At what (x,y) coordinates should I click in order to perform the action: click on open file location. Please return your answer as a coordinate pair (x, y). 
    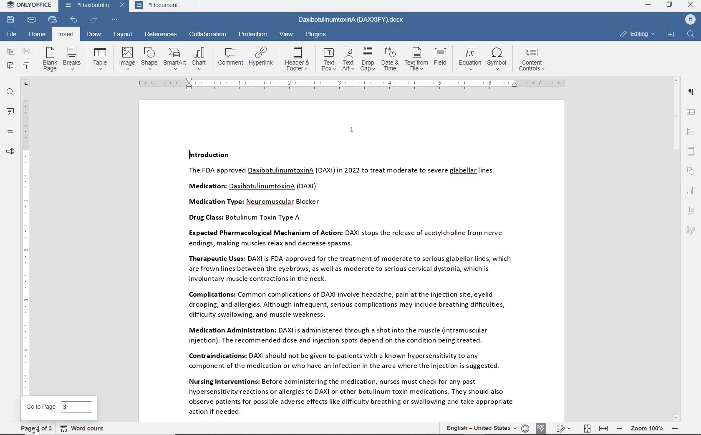
    Looking at the image, I should click on (670, 35).